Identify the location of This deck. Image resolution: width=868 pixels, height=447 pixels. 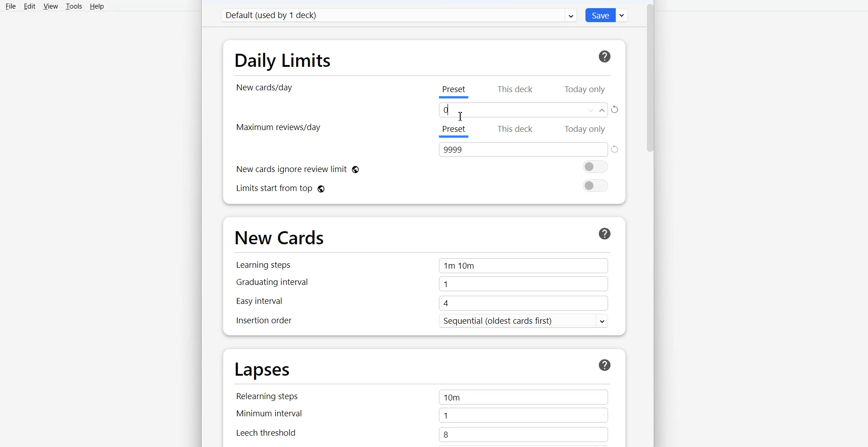
(516, 89).